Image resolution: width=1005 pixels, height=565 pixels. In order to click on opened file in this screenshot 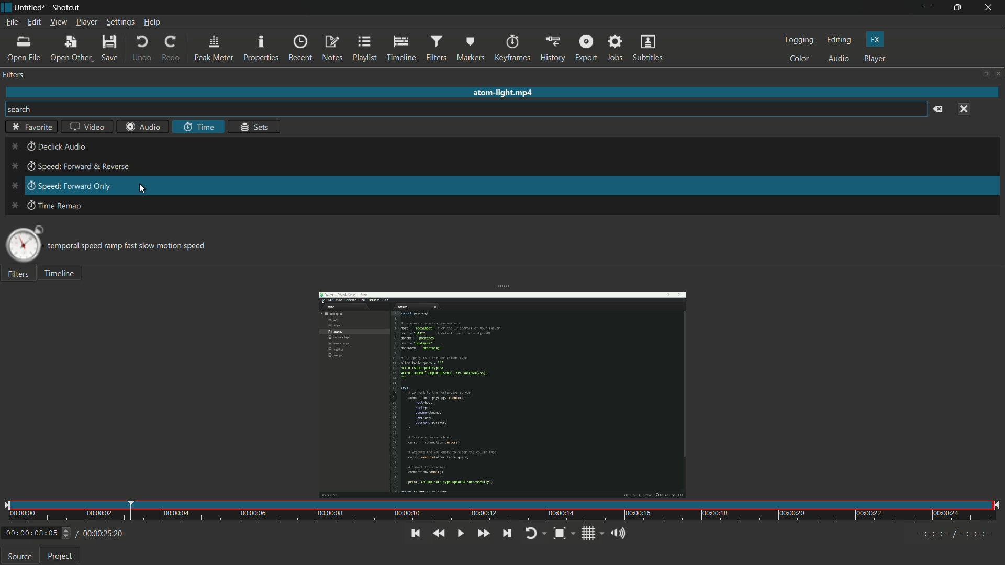, I will do `click(500, 393)`.